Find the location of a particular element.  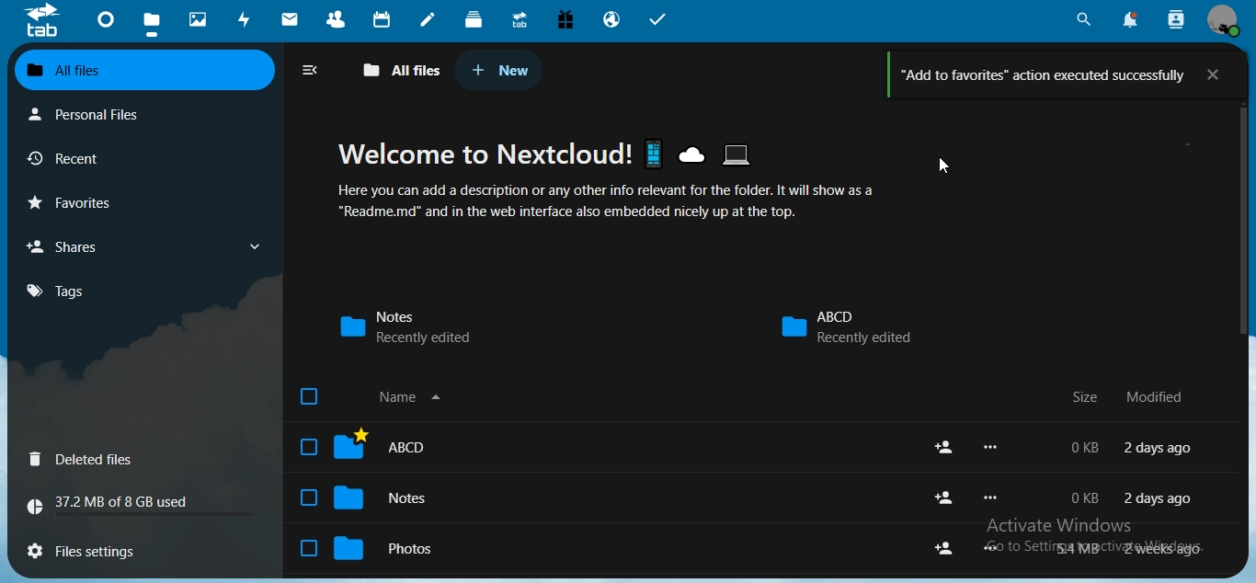

contacts is located at coordinates (336, 18).